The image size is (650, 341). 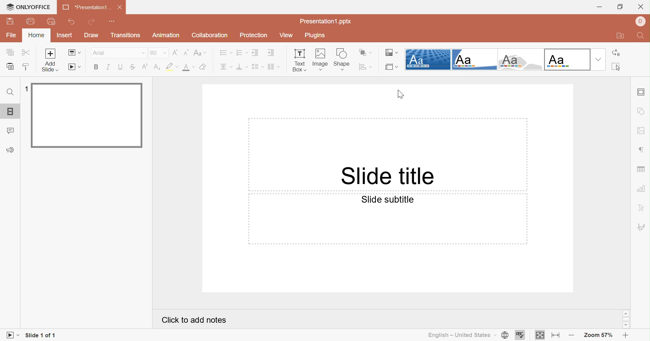 I want to click on Fit to width, so click(x=555, y=337).